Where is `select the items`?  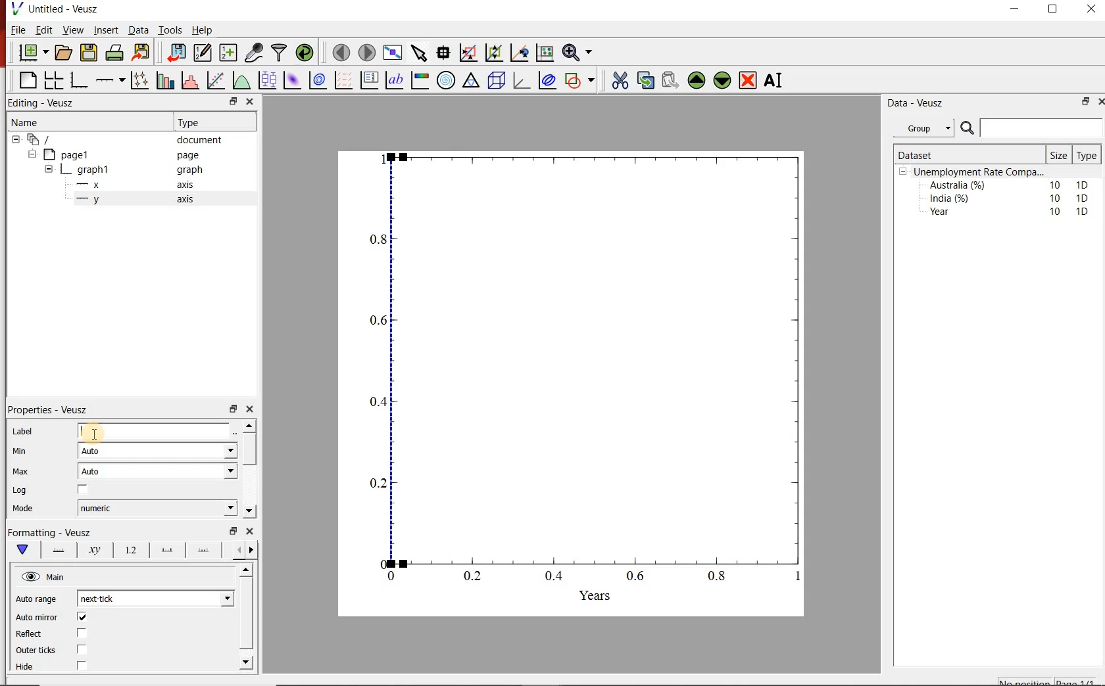 select the items is located at coordinates (420, 51).